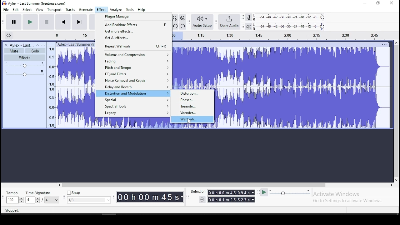 The height and width of the screenshot is (225, 400). What do you see at coordinates (13, 22) in the screenshot?
I see `pause` at bounding box center [13, 22].